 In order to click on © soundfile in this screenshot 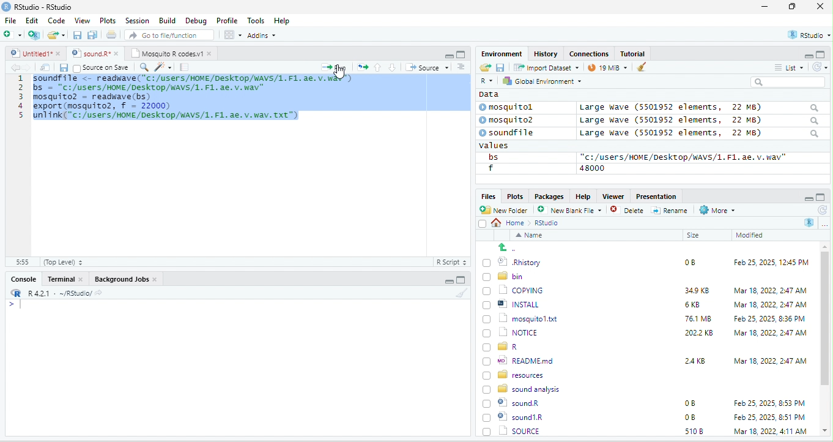, I will do `click(512, 132)`.